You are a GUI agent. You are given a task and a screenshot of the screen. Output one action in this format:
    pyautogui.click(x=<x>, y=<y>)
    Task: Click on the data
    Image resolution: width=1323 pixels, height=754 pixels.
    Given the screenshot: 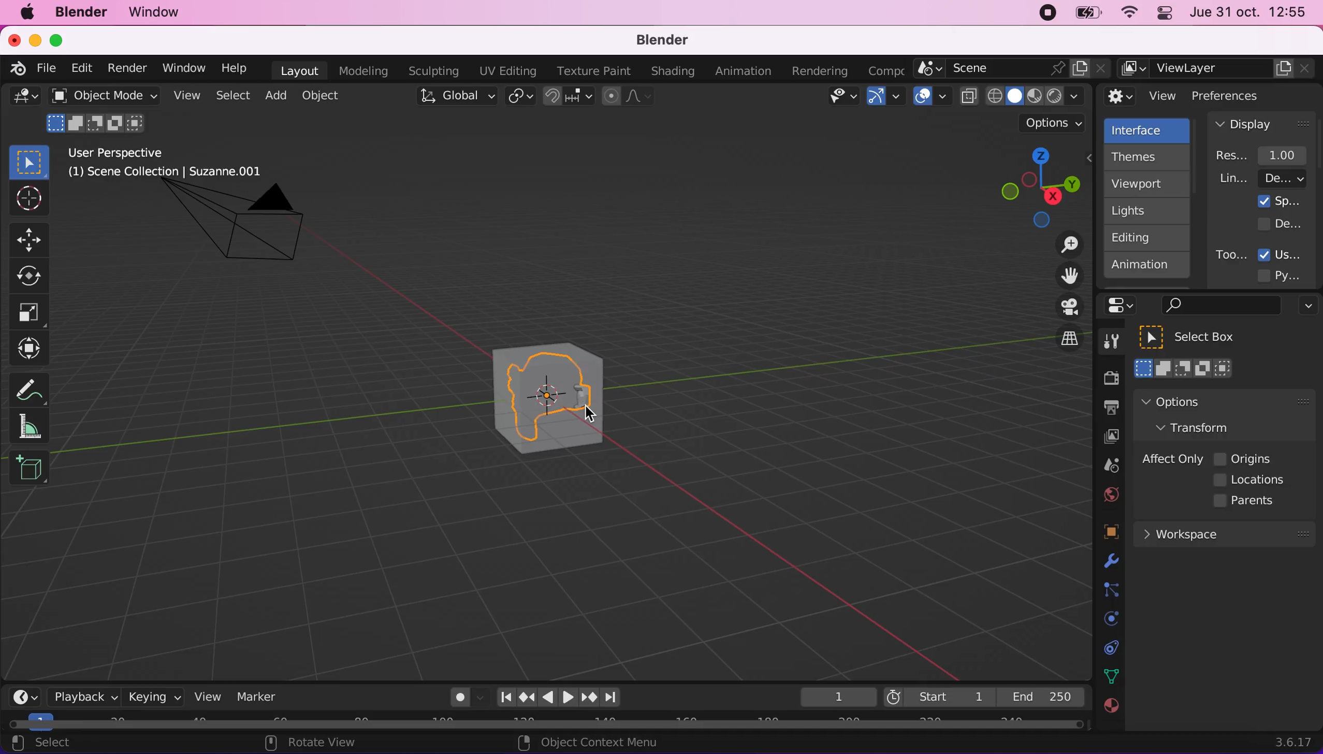 What is the action you would take?
    pyautogui.click(x=1109, y=675)
    